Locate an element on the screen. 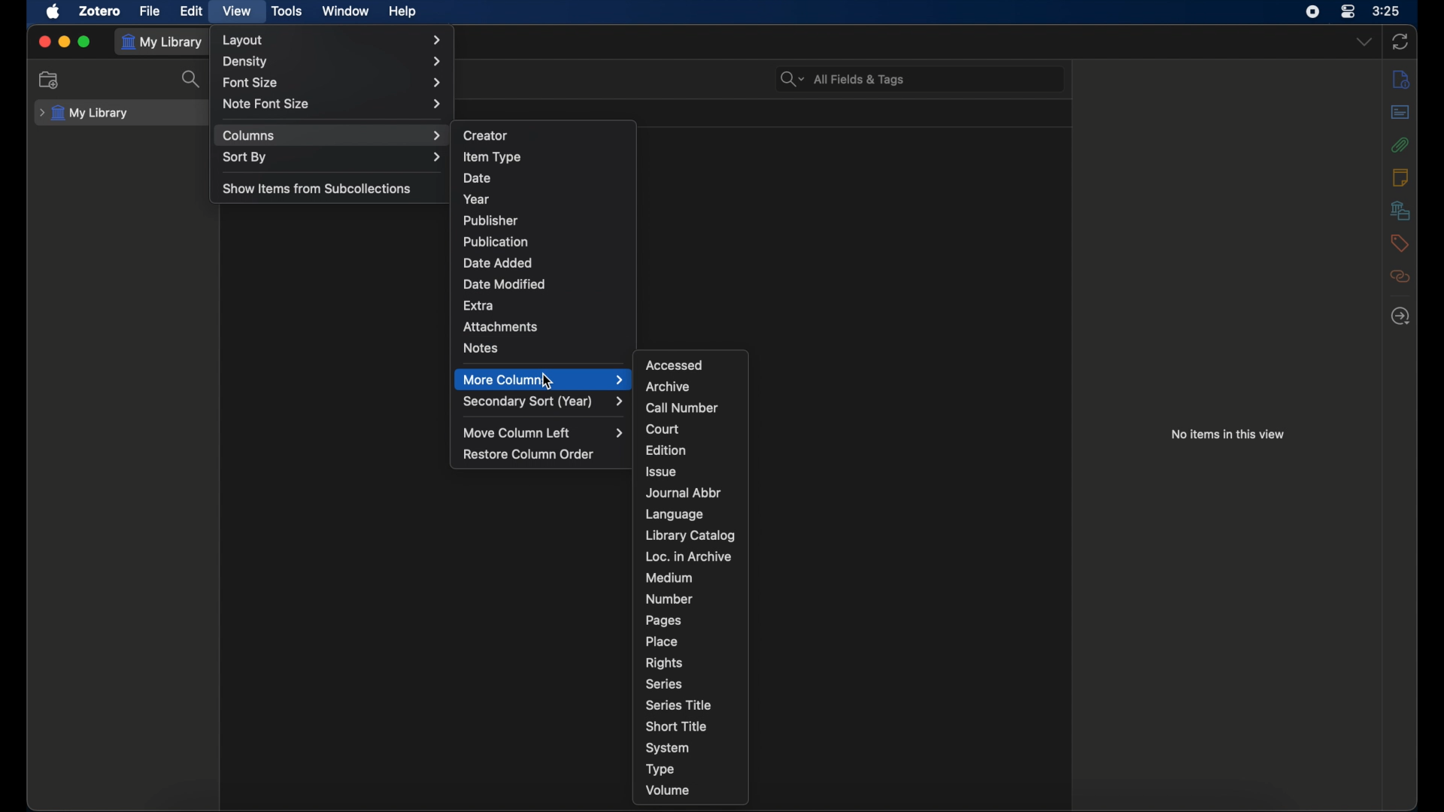 This screenshot has width=1444, height=812. attachments is located at coordinates (1400, 145).